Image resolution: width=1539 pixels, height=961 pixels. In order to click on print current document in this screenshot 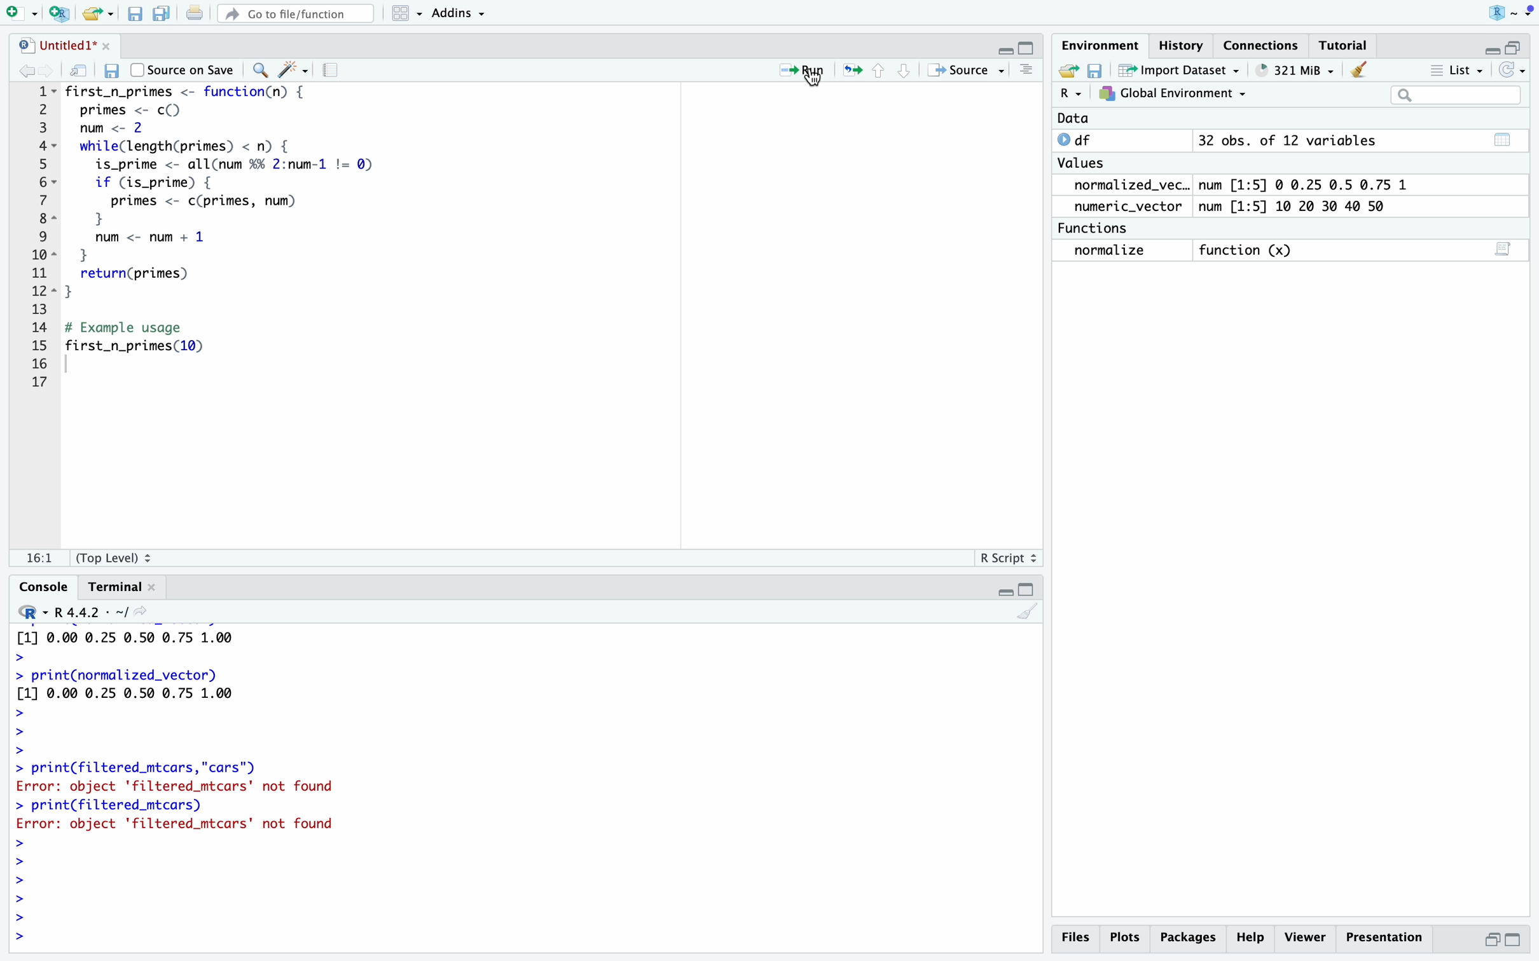, I will do `click(200, 15)`.